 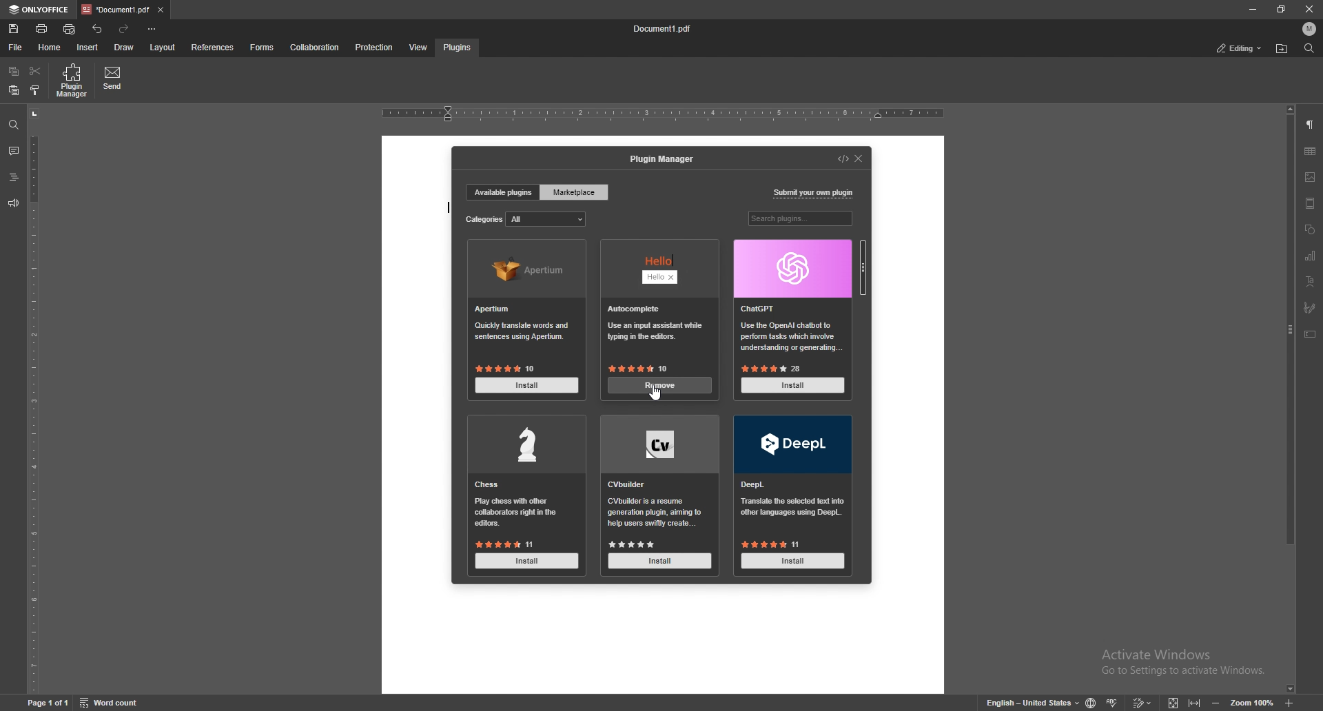 I want to click on install, so click(x=661, y=385).